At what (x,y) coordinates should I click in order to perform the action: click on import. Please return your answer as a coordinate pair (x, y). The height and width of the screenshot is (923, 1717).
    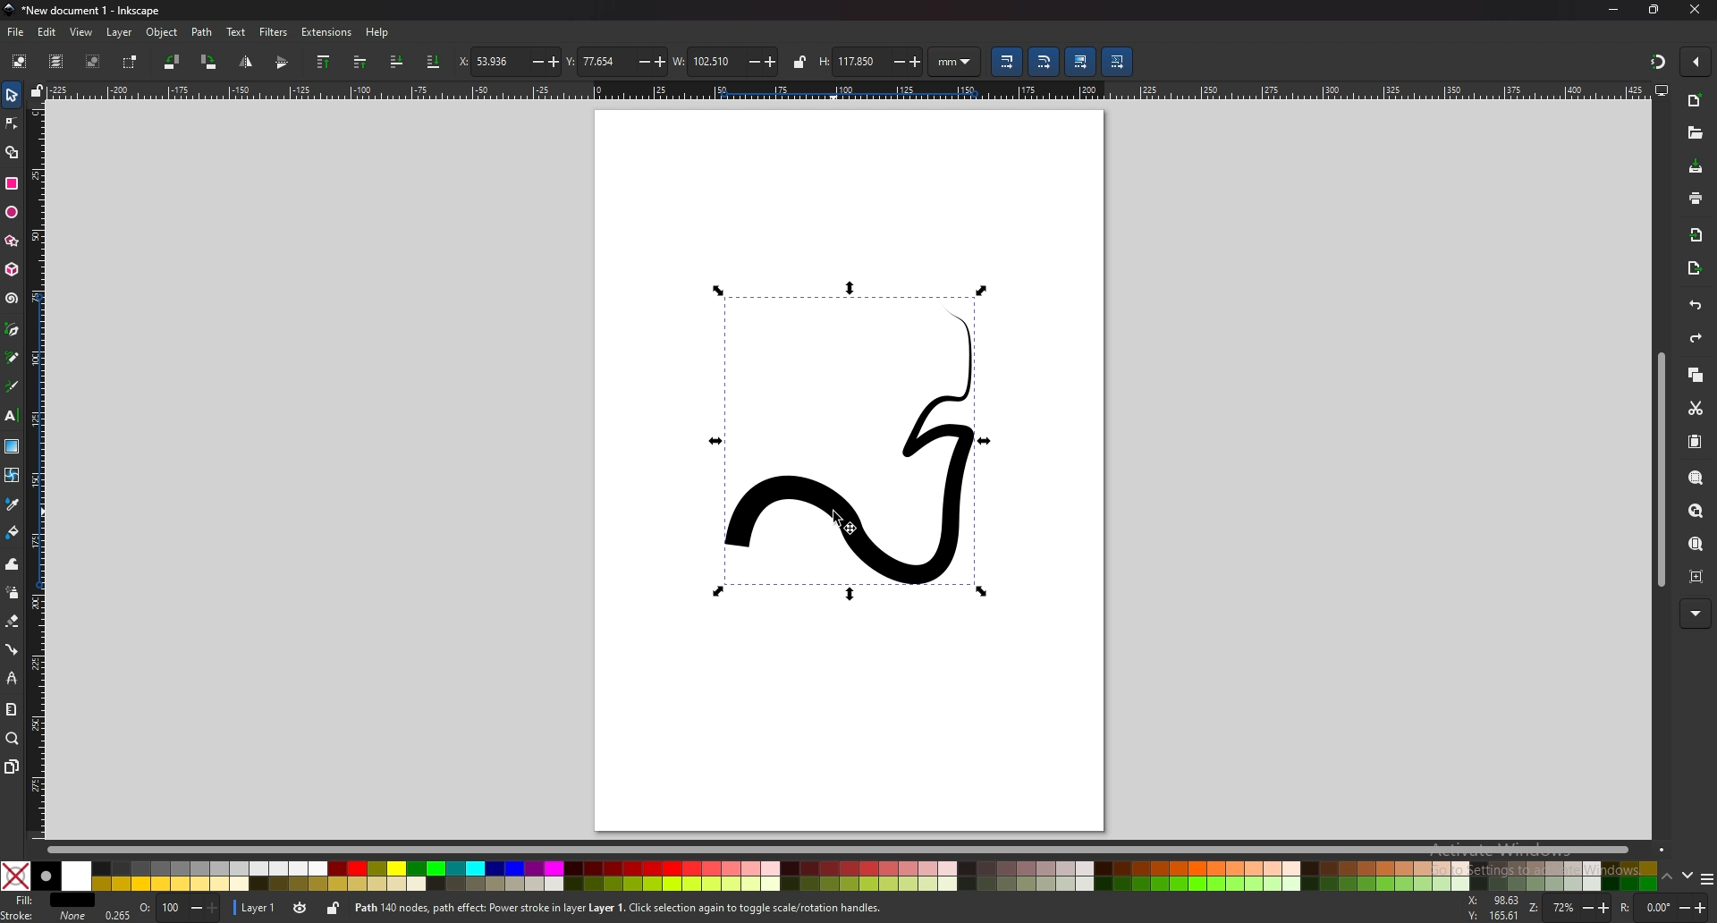
    Looking at the image, I should click on (1696, 236).